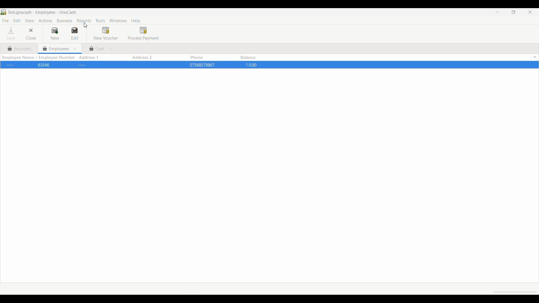 The image size is (539, 303). What do you see at coordinates (65, 20) in the screenshot?
I see `Business` at bounding box center [65, 20].